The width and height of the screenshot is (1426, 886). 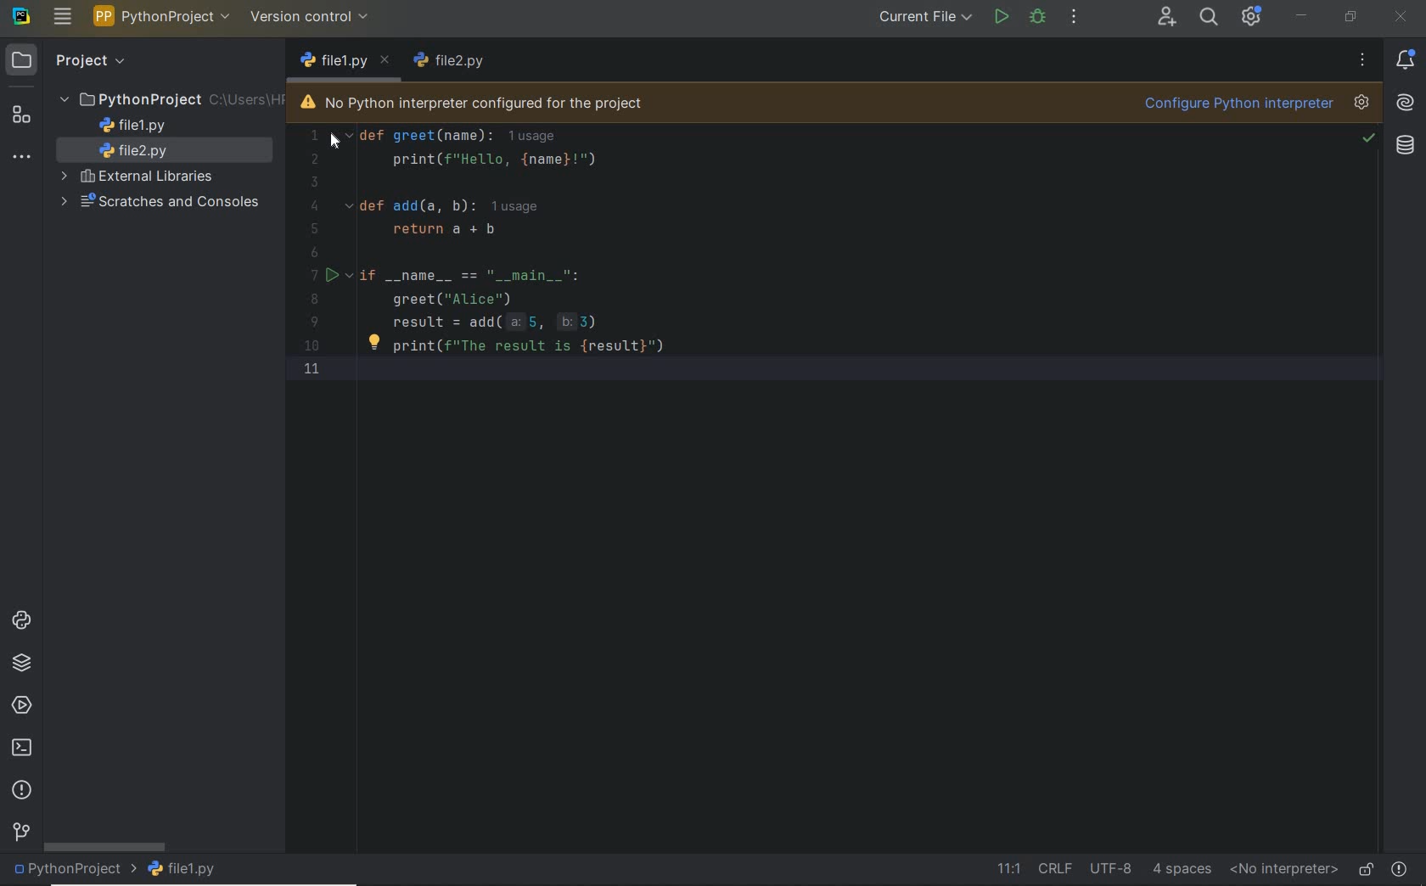 I want to click on file name 2, so click(x=140, y=152).